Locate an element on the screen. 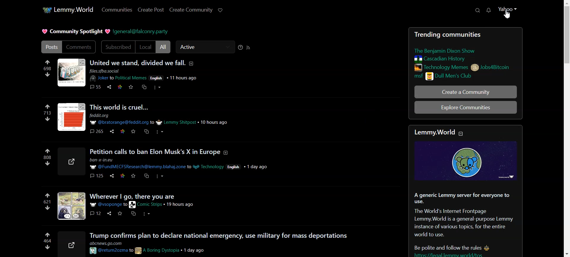 The image size is (570, 257). web is located at coordinates (123, 179).